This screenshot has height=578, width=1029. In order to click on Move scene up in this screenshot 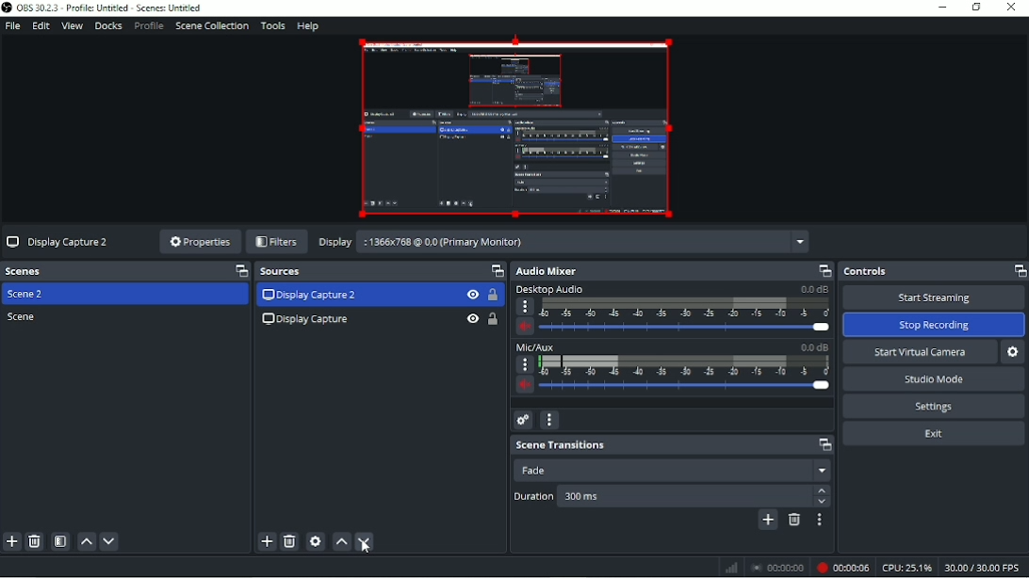, I will do `click(86, 541)`.